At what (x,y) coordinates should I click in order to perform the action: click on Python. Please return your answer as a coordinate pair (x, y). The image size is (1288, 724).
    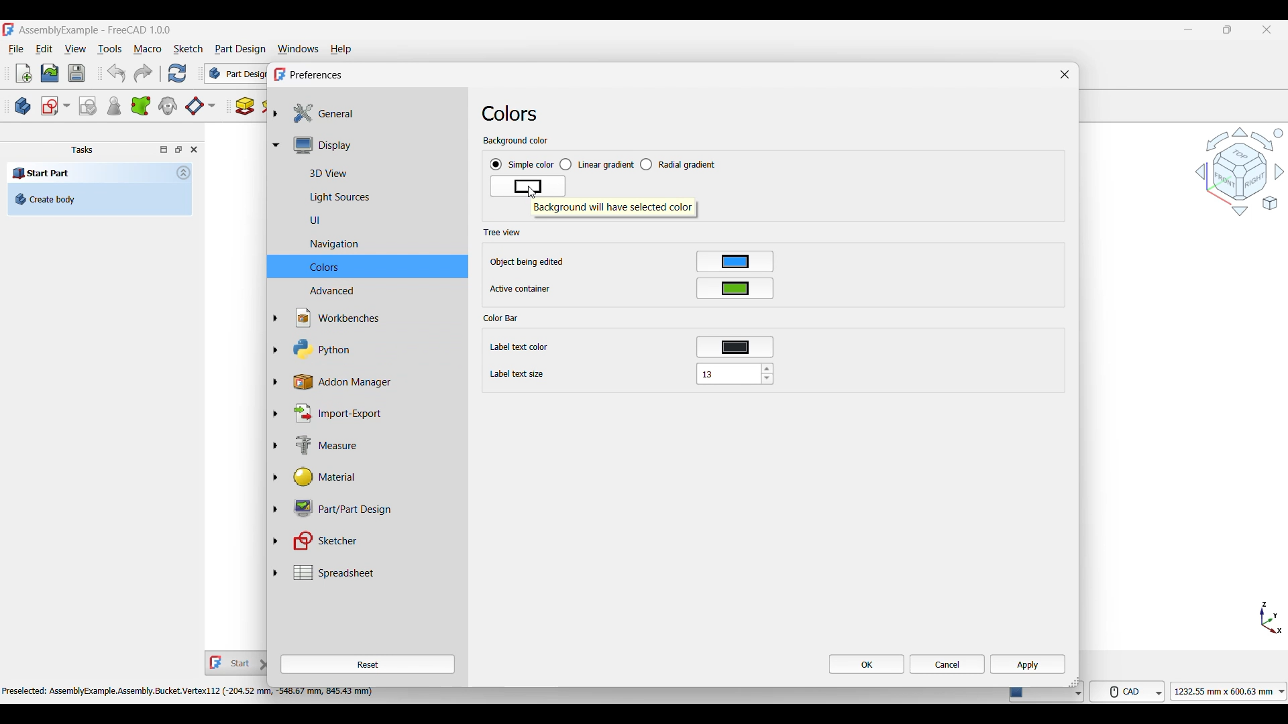
    Looking at the image, I should click on (375, 349).